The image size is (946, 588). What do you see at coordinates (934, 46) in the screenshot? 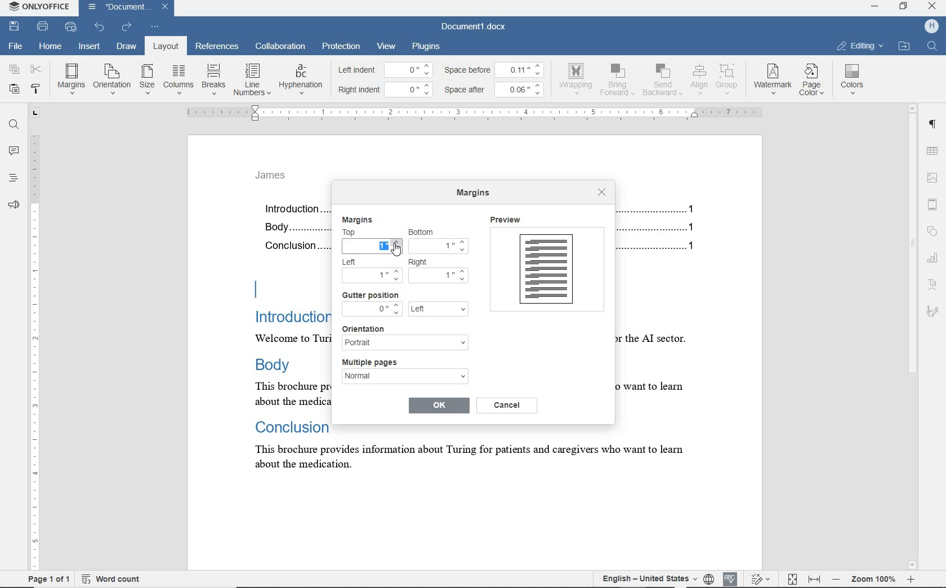
I see `FIND` at bounding box center [934, 46].